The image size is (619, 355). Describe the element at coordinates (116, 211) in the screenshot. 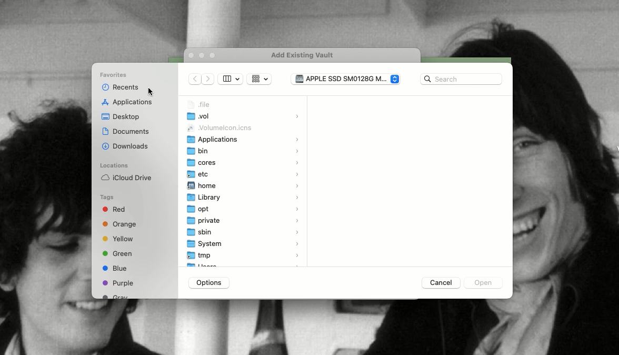

I see `Red` at that location.